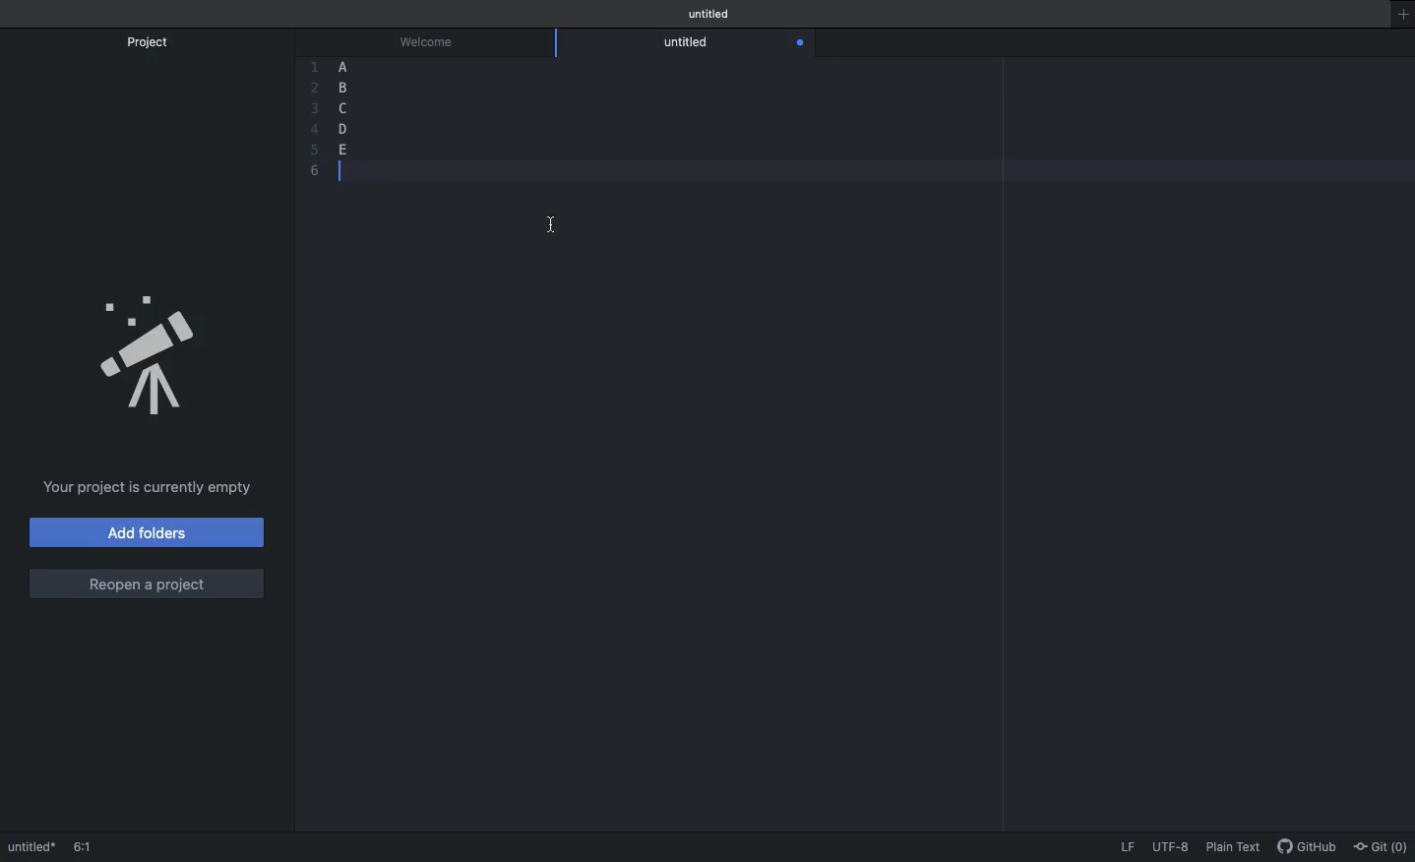  What do you see at coordinates (155, 42) in the screenshot?
I see `Project` at bounding box center [155, 42].